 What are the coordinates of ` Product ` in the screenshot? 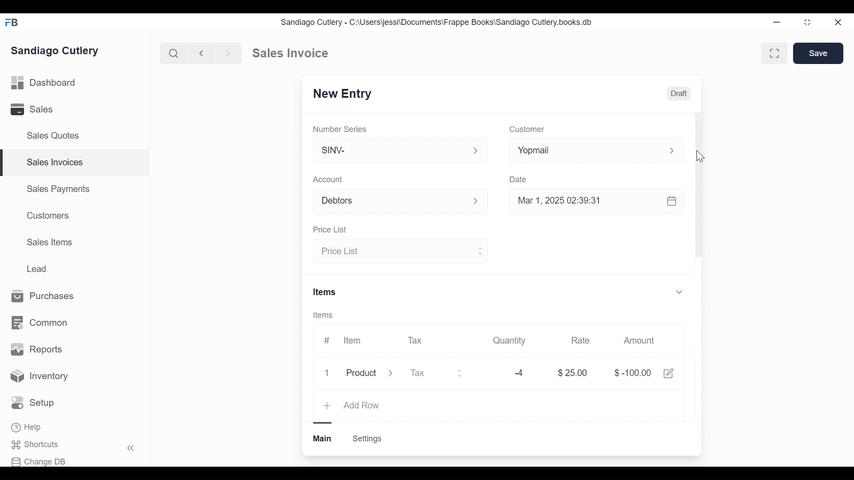 It's located at (368, 374).